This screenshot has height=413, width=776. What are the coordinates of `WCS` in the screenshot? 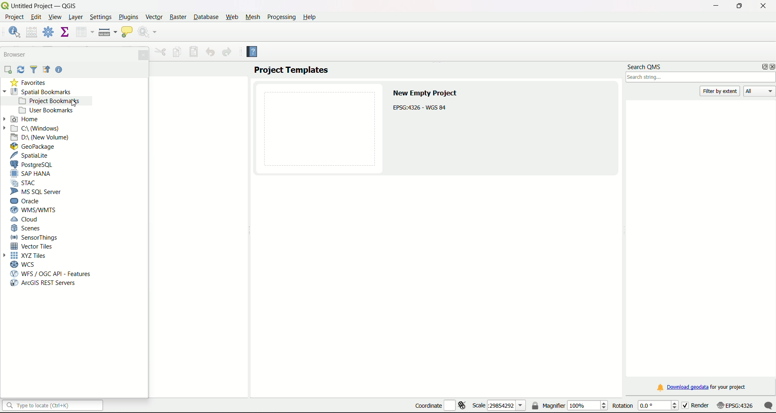 It's located at (26, 265).